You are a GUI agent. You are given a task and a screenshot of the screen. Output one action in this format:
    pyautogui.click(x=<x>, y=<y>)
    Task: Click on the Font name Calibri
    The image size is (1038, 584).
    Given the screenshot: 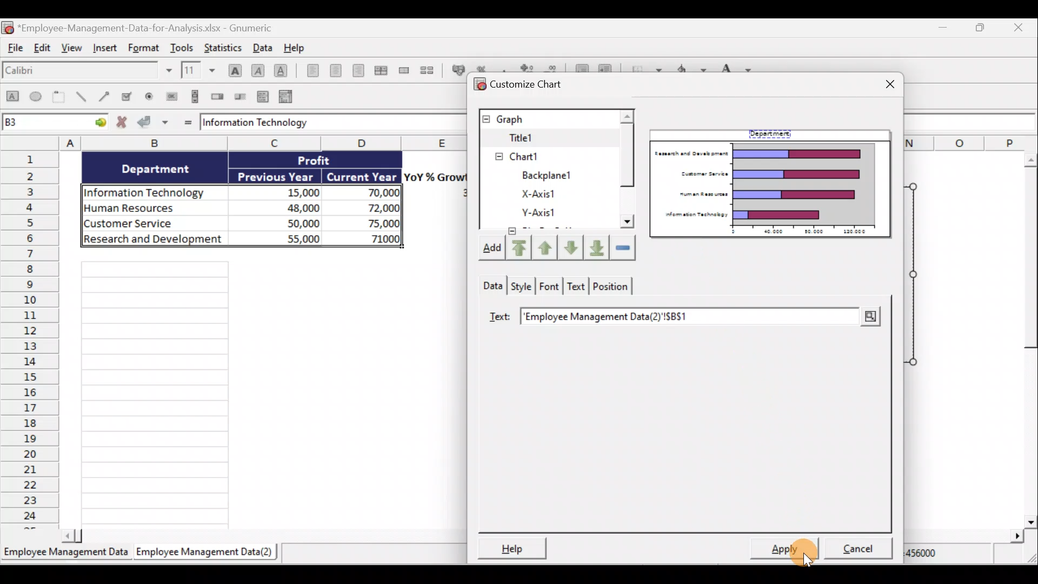 What is the action you would take?
    pyautogui.click(x=86, y=72)
    